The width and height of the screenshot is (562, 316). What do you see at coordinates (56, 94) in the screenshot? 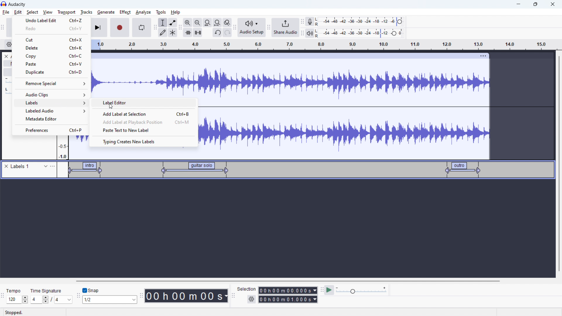
I see `Audio Clips` at bounding box center [56, 94].